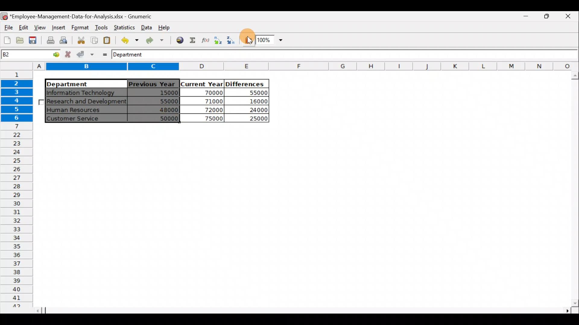 The image size is (579, 325). What do you see at coordinates (209, 110) in the screenshot?
I see `72000` at bounding box center [209, 110].